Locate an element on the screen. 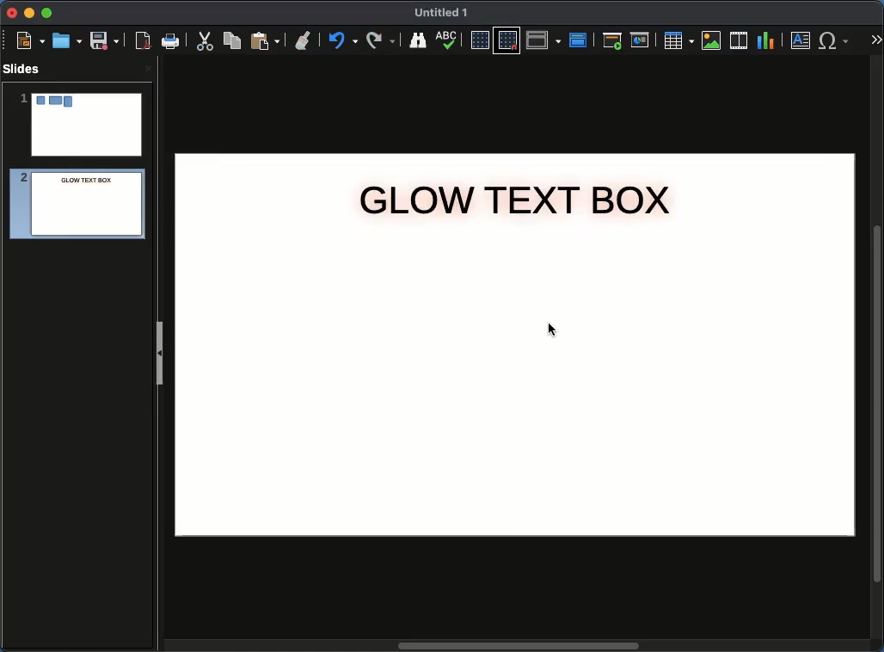  Maximize is located at coordinates (47, 15).